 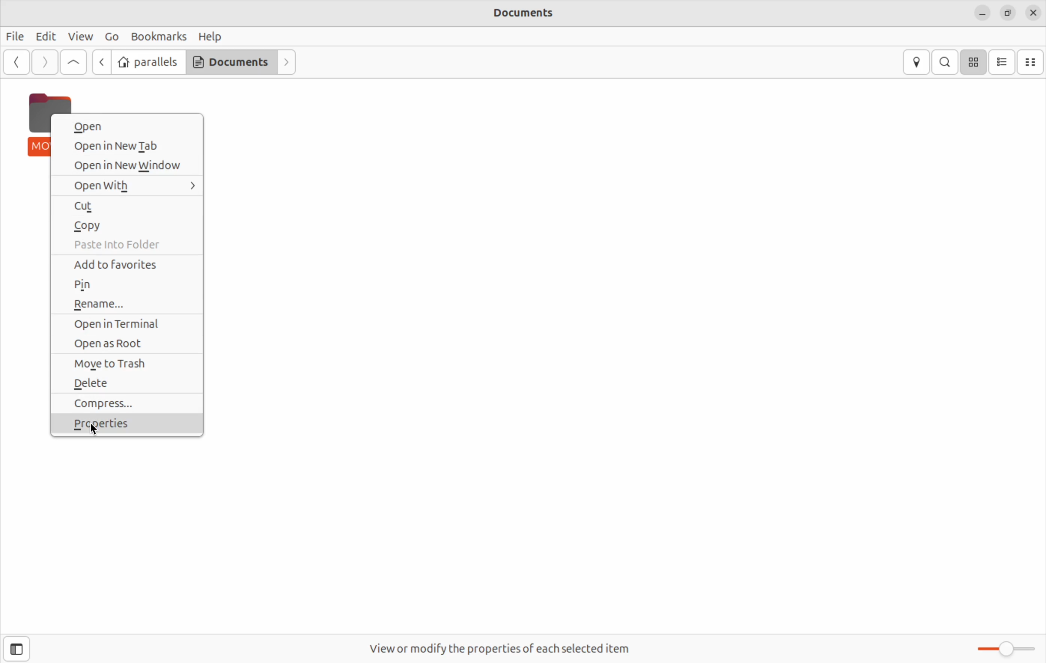 What do you see at coordinates (128, 344) in the screenshot?
I see `open as root` at bounding box center [128, 344].